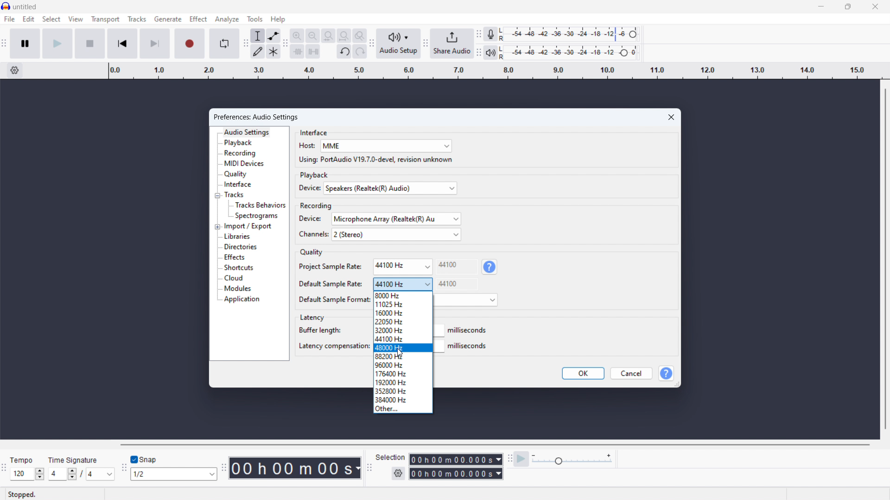 The height and width of the screenshot is (500, 890). I want to click on 44100, so click(458, 284).